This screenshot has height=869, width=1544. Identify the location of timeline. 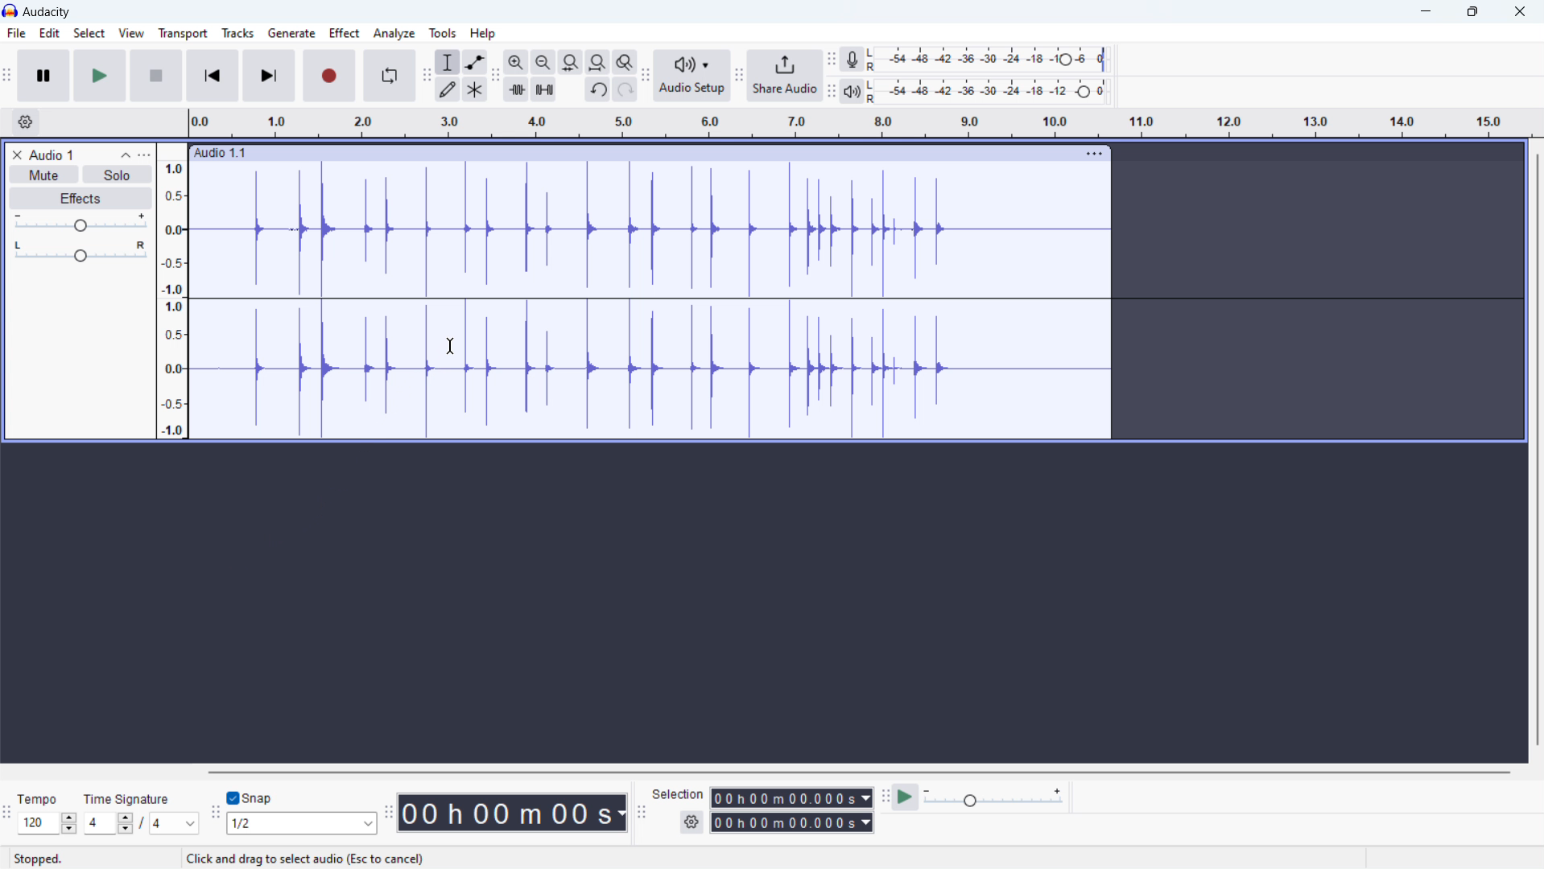
(860, 123).